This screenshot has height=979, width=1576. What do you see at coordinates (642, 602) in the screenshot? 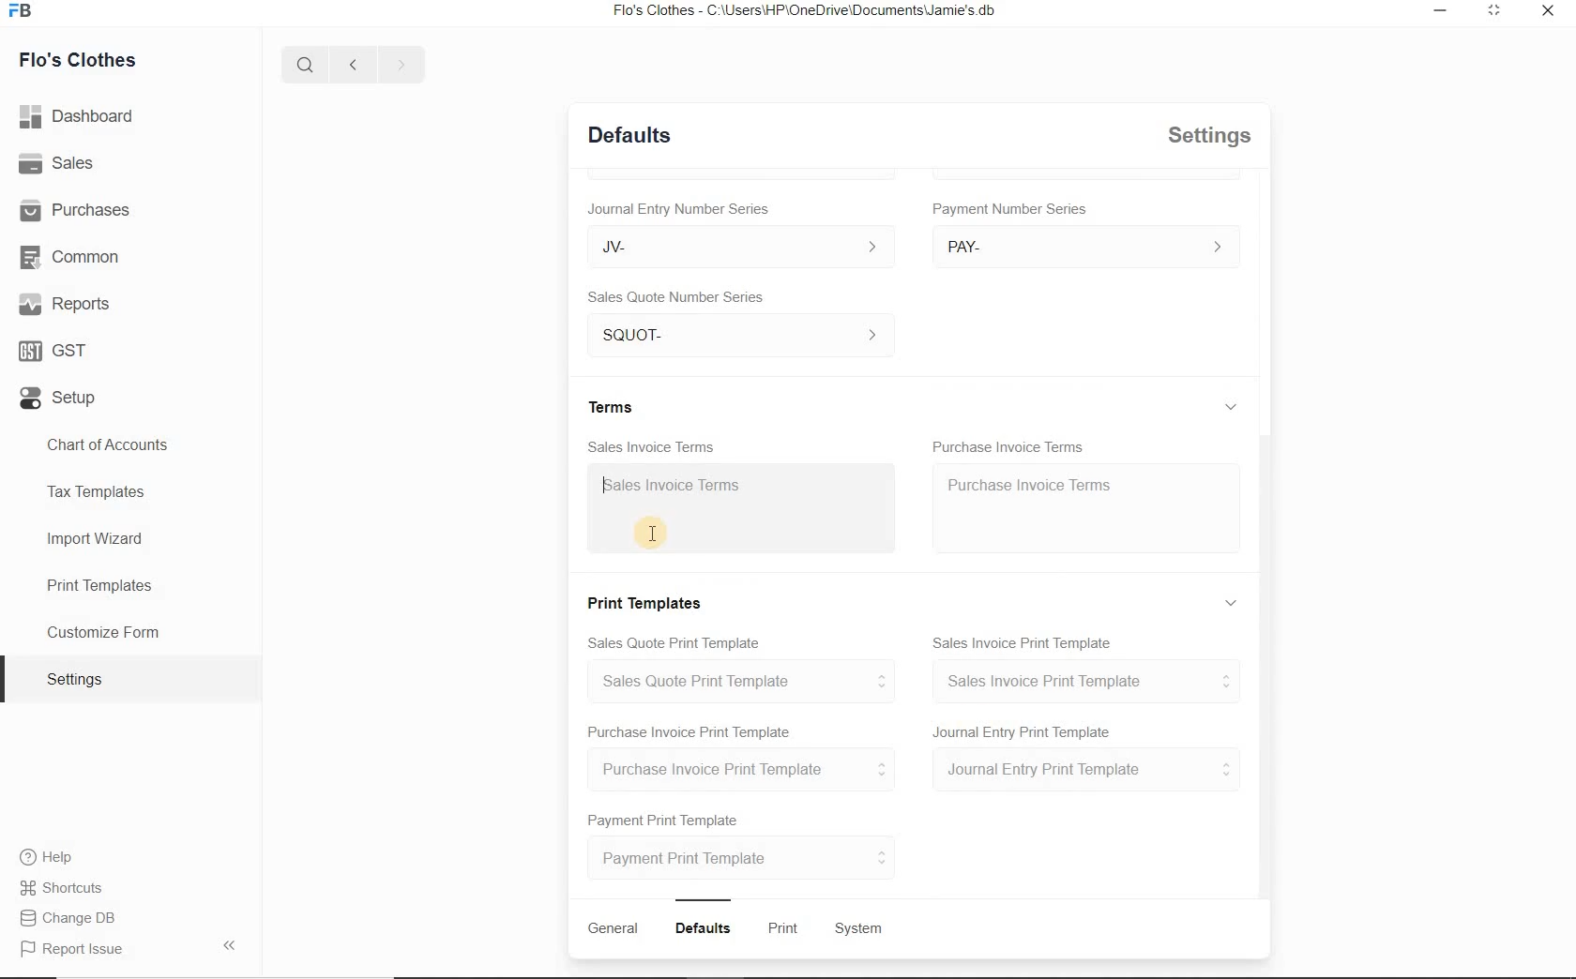
I see `Print Templates` at bounding box center [642, 602].